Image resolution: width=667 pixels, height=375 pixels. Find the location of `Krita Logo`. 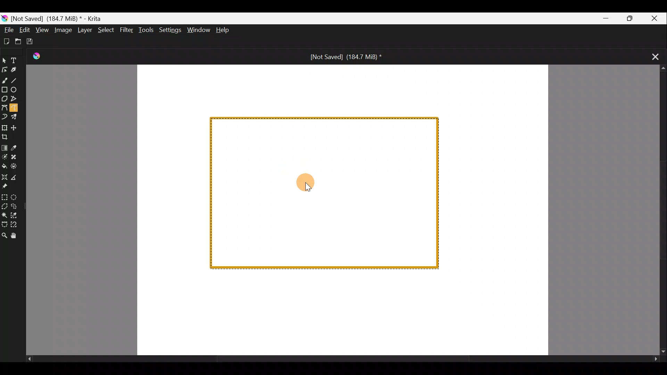

Krita Logo is located at coordinates (36, 54).